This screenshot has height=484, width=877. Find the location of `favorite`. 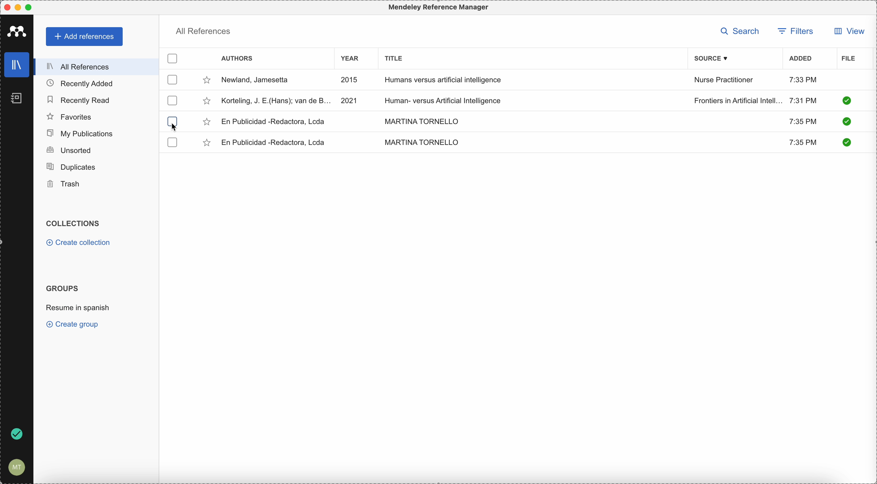

favorite is located at coordinates (206, 122).